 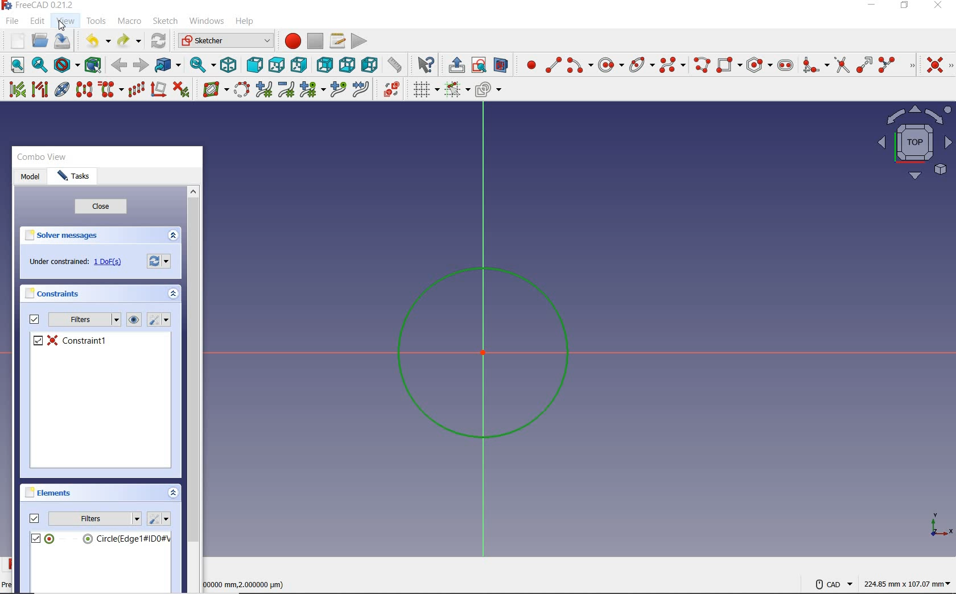 I want to click on sync view, so click(x=196, y=65).